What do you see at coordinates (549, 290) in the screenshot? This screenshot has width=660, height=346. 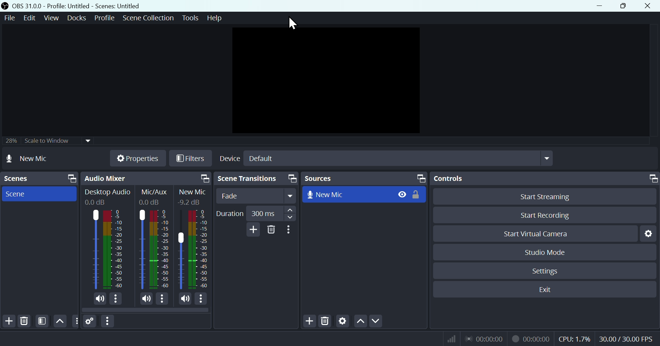 I see `Exit` at bounding box center [549, 290].